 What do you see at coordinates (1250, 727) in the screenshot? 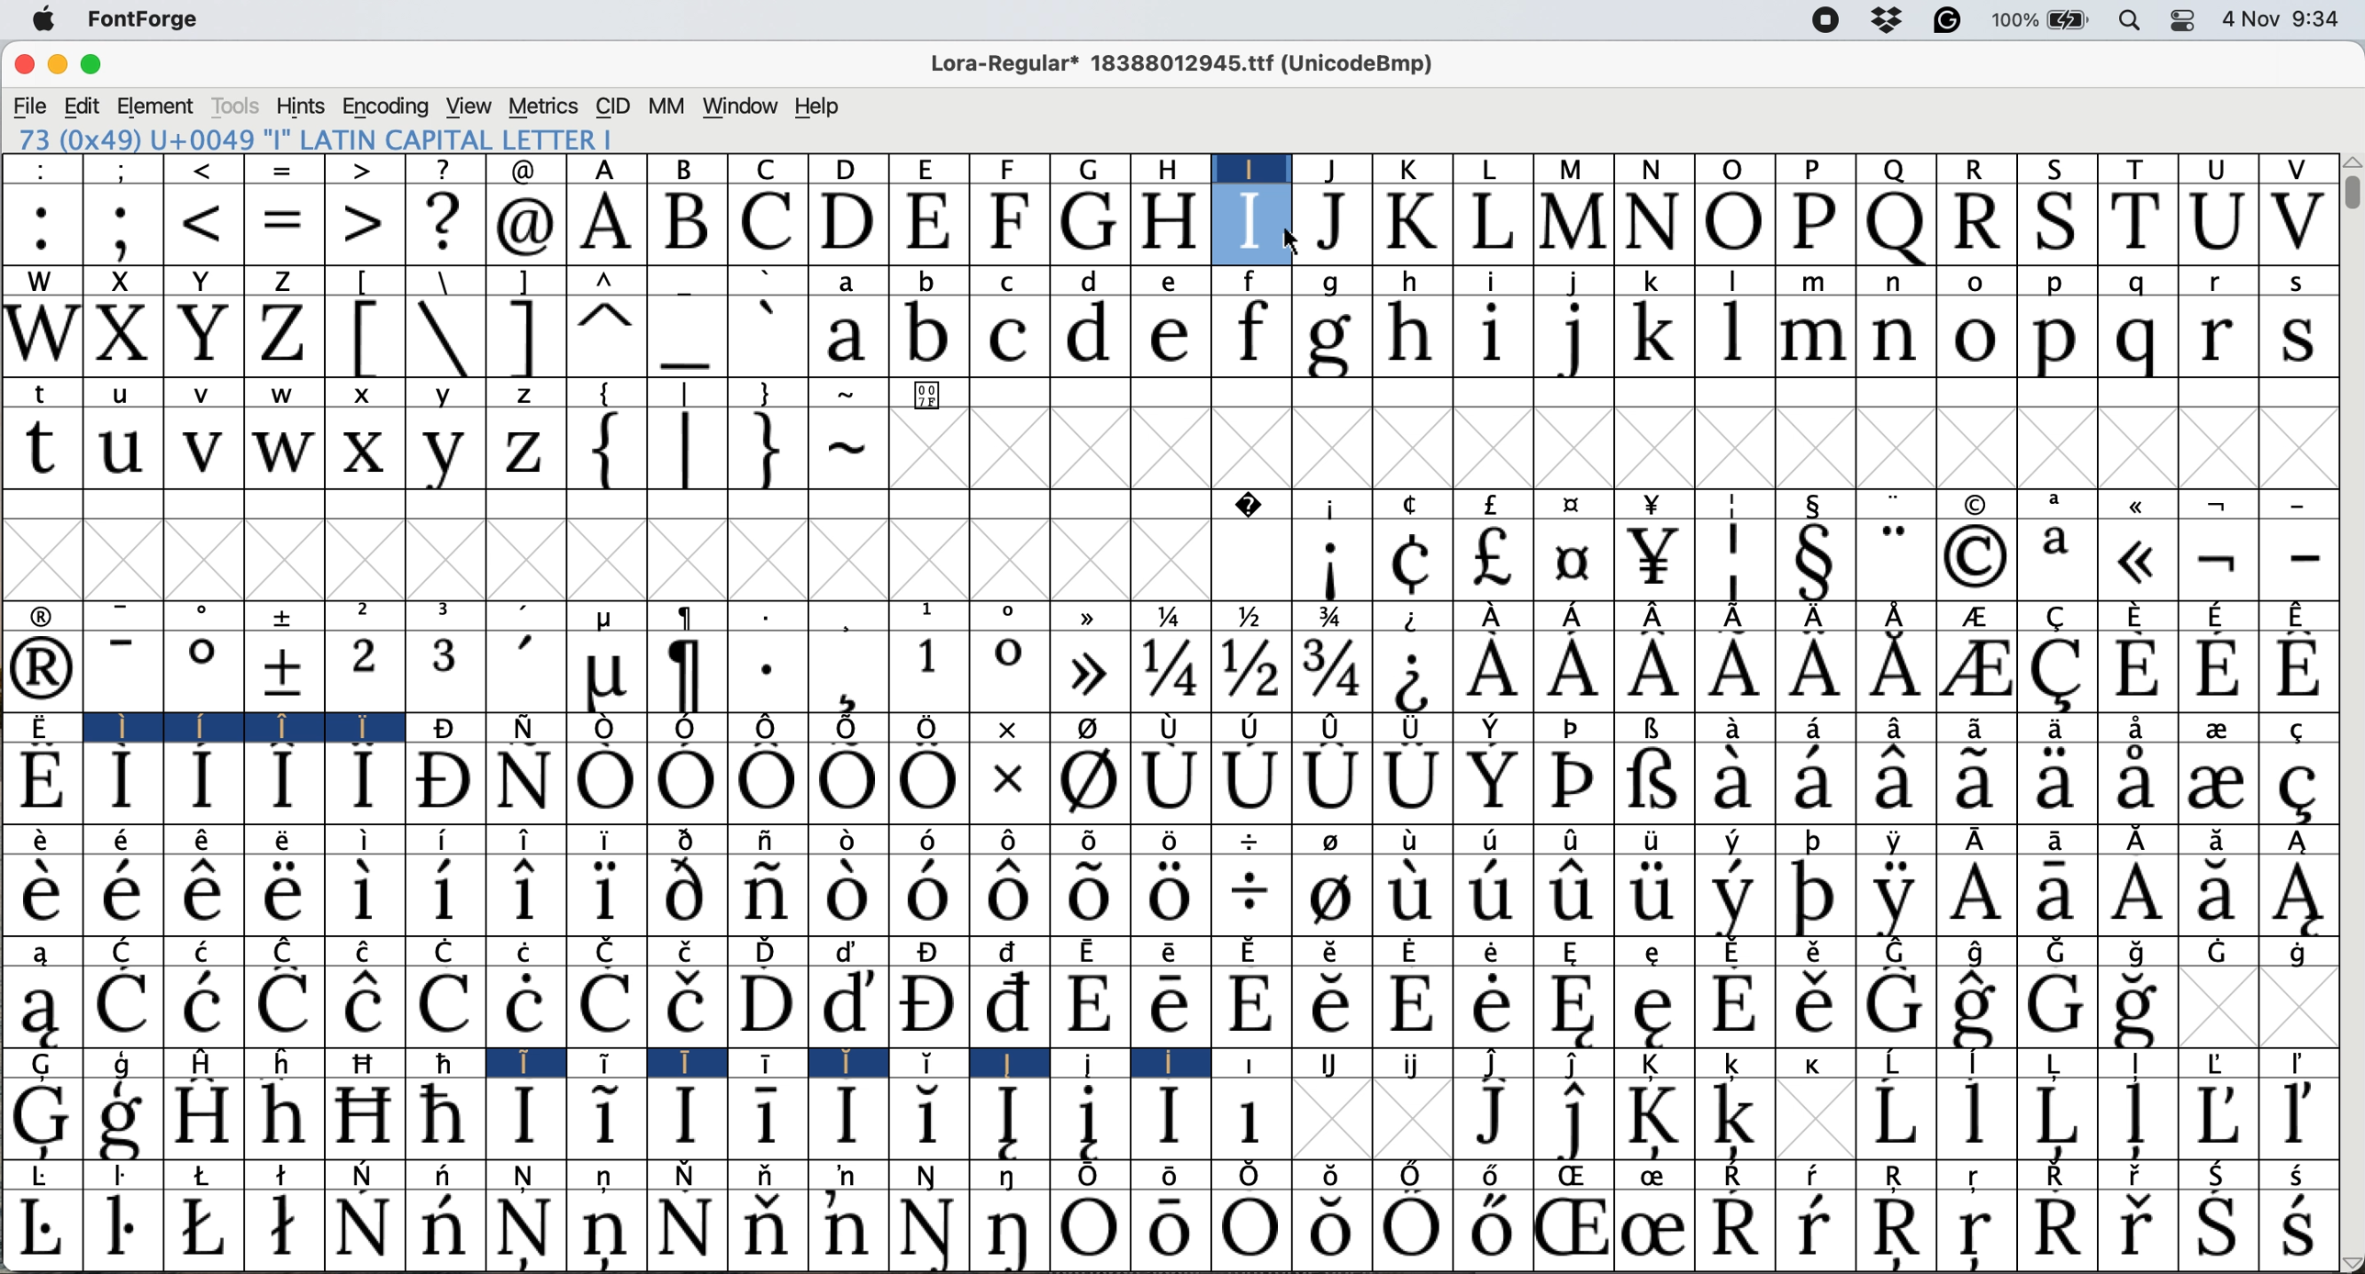
I see `Symbol` at bounding box center [1250, 727].